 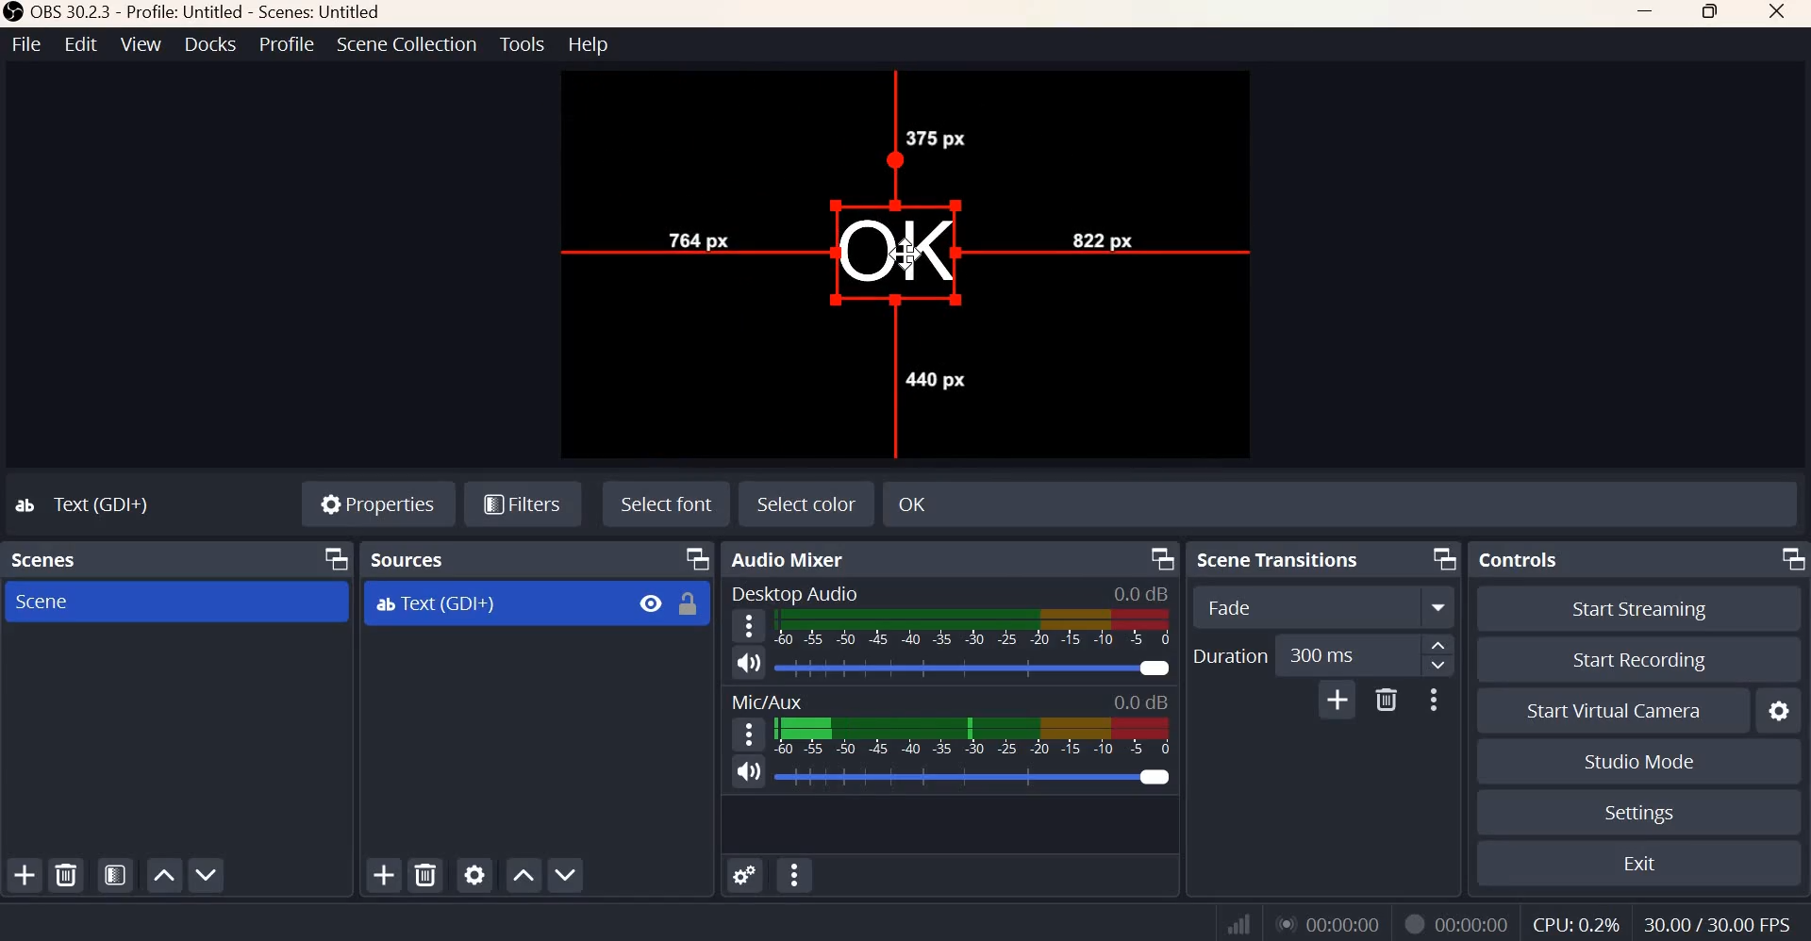 I want to click on Scene transitions, so click(x=1280, y=559).